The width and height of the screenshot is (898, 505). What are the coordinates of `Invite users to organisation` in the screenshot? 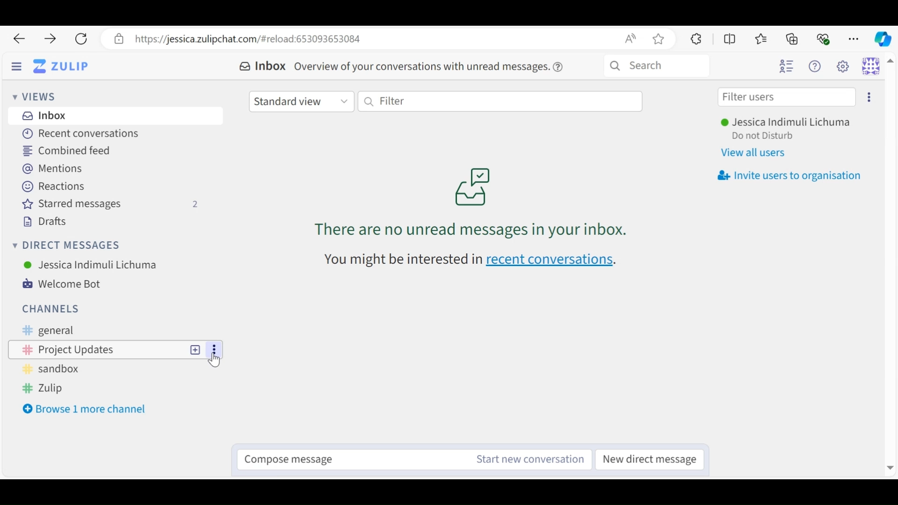 It's located at (869, 97).